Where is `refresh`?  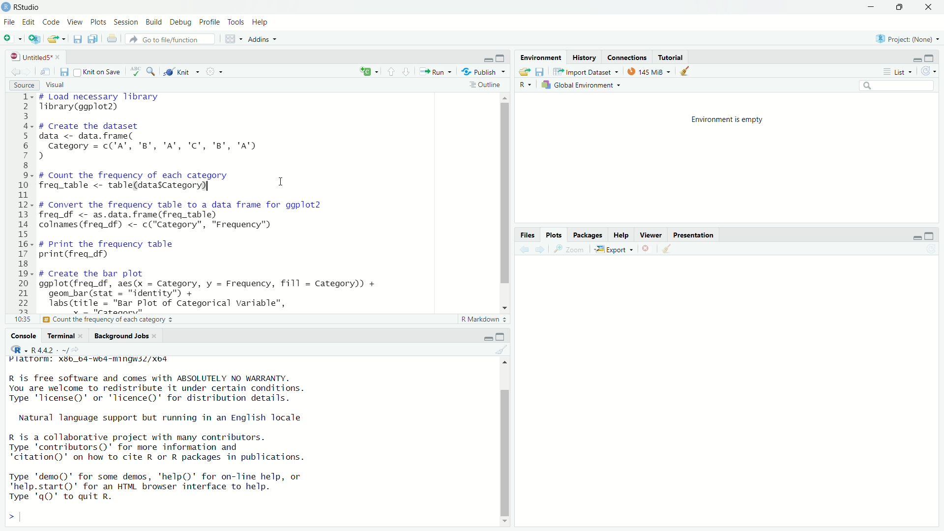 refresh is located at coordinates (929, 71).